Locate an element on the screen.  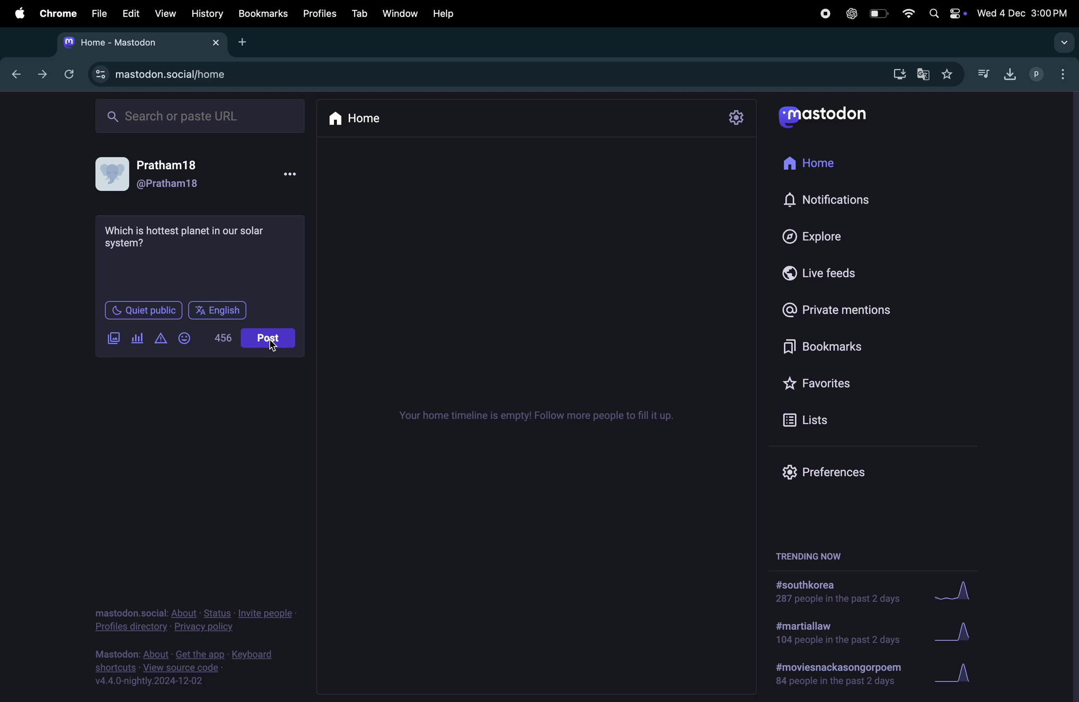
emoji is located at coordinates (188, 338).